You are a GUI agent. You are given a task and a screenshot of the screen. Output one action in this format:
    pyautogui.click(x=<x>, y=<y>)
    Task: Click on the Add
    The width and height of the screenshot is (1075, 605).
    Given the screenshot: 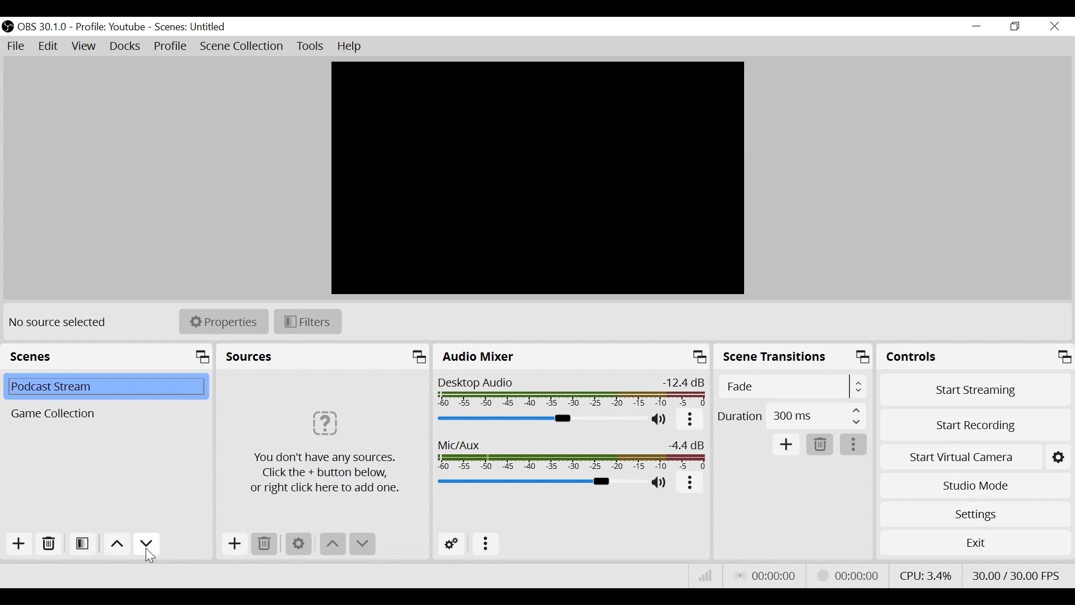 What is the action you would take?
    pyautogui.click(x=17, y=544)
    